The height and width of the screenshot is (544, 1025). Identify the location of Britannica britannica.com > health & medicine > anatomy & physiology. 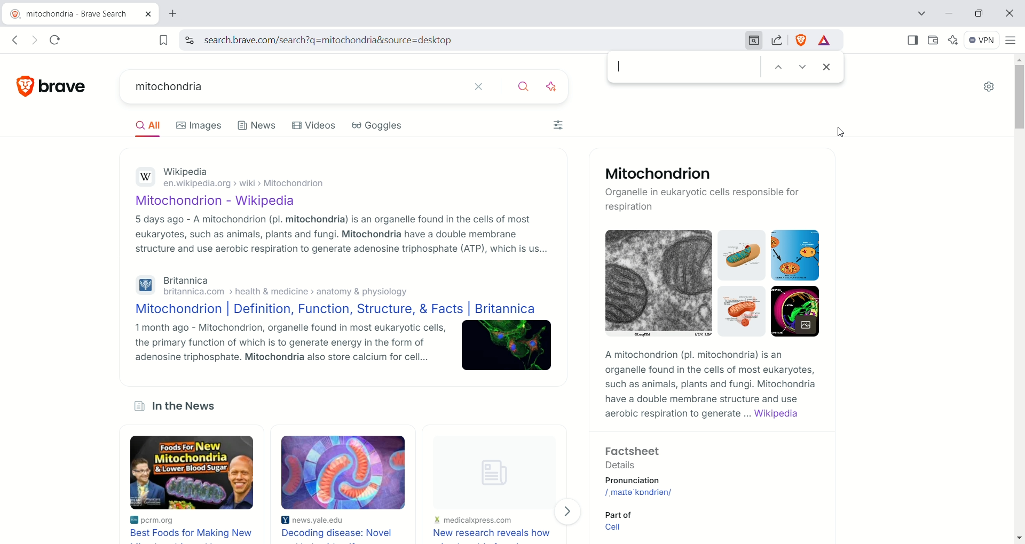
(280, 286).